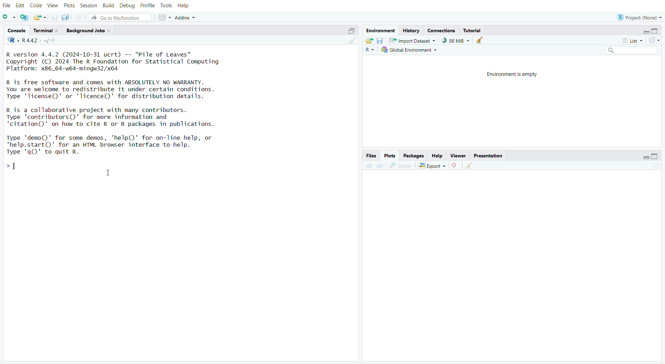 The width and height of the screenshot is (665, 364). I want to click on viewer, so click(459, 156).